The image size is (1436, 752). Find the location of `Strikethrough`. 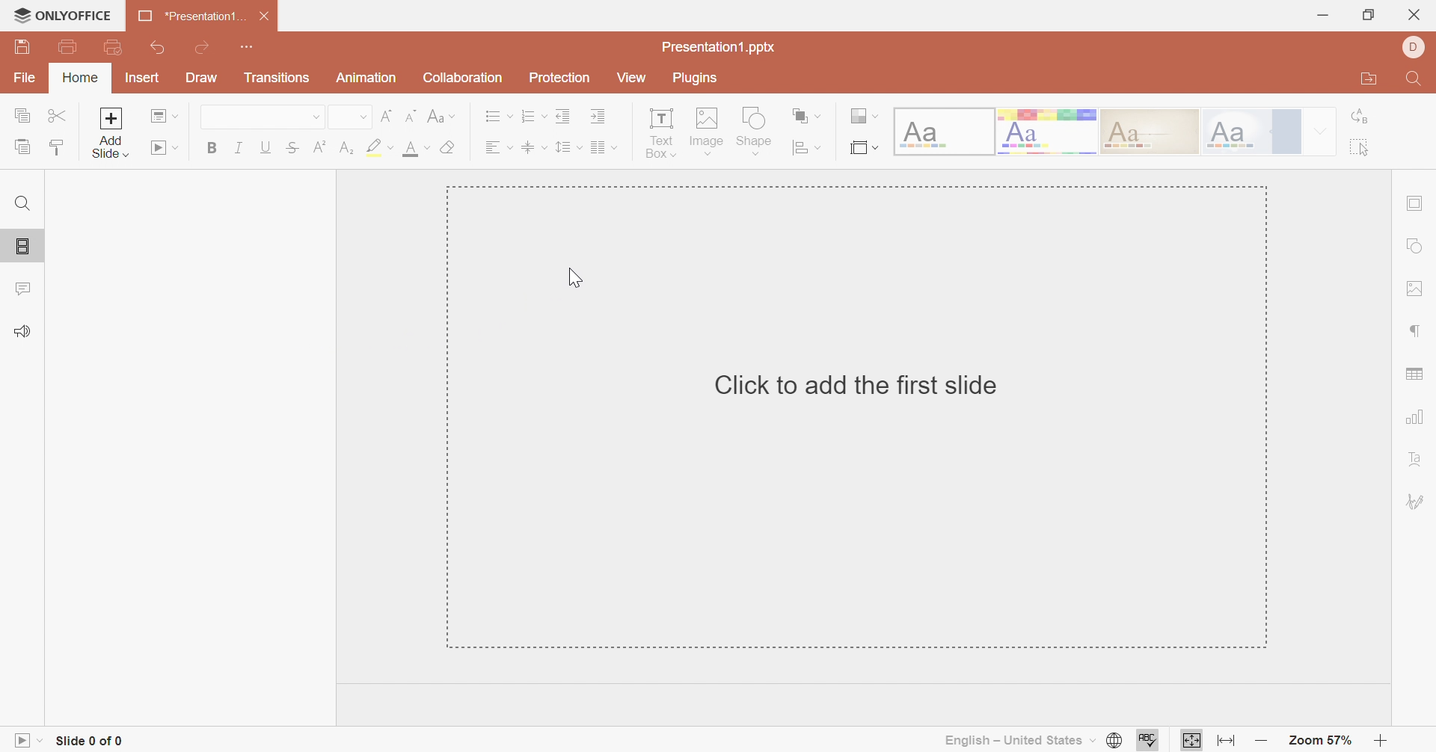

Strikethrough is located at coordinates (292, 147).